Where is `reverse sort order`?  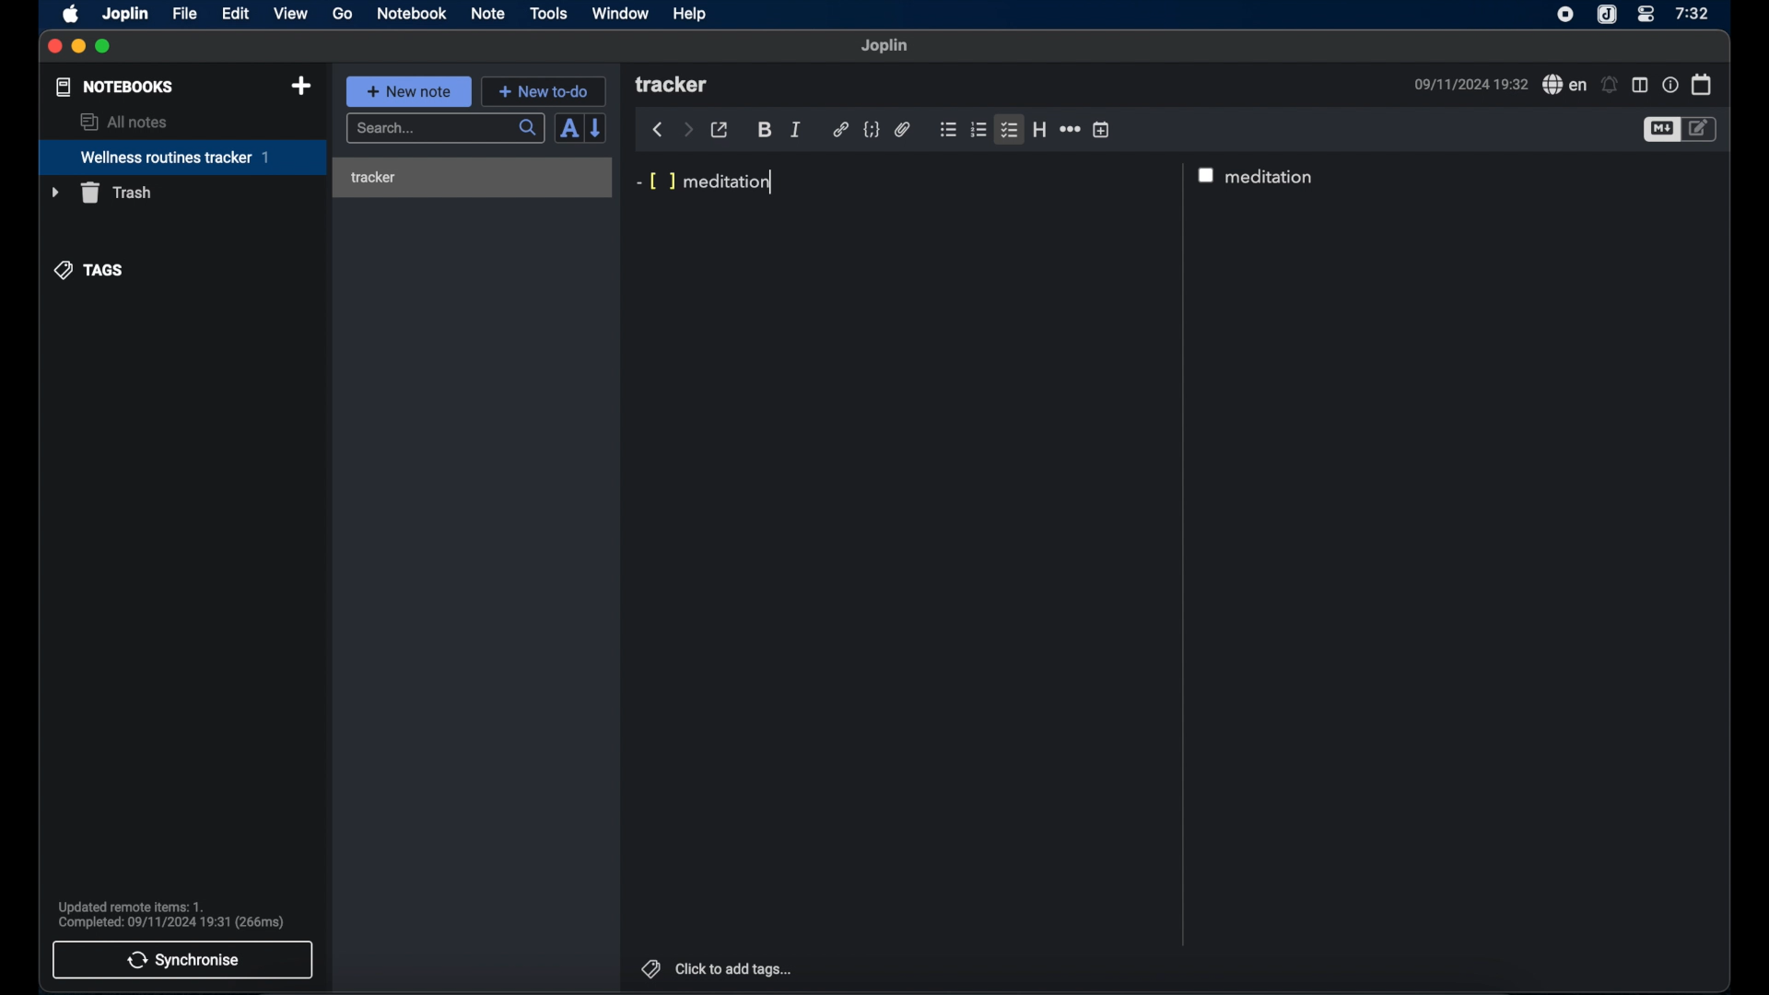 reverse sort order is located at coordinates (597, 128).